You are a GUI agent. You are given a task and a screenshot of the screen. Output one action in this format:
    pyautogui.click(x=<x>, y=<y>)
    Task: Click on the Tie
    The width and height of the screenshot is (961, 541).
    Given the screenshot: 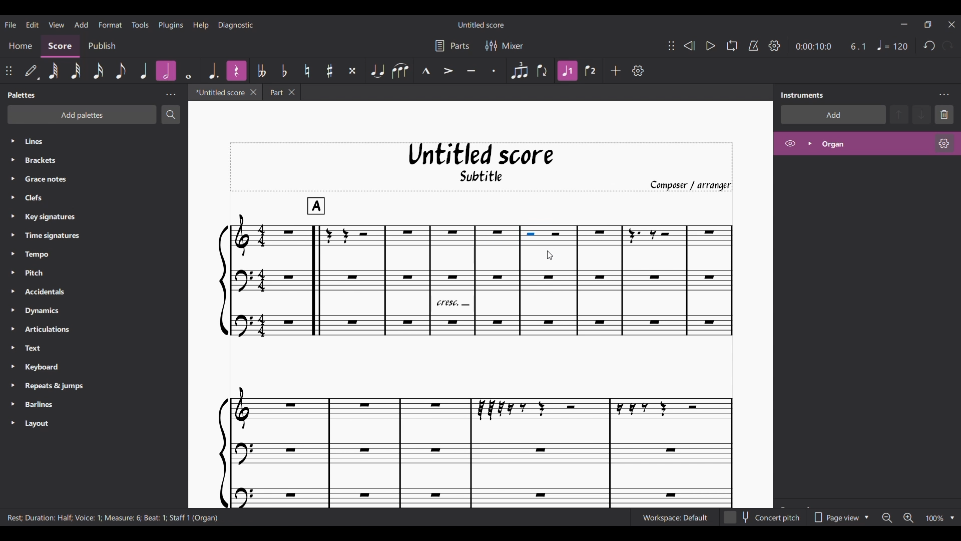 What is the action you would take?
    pyautogui.click(x=377, y=71)
    